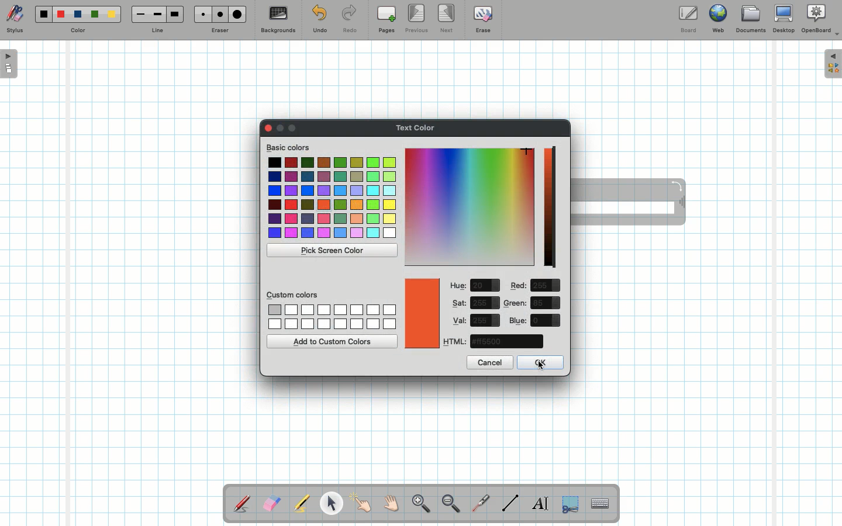 Image resolution: width=842 pixels, height=526 pixels. Describe the element at coordinates (459, 286) in the screenshot. I see `Hue` at that location.